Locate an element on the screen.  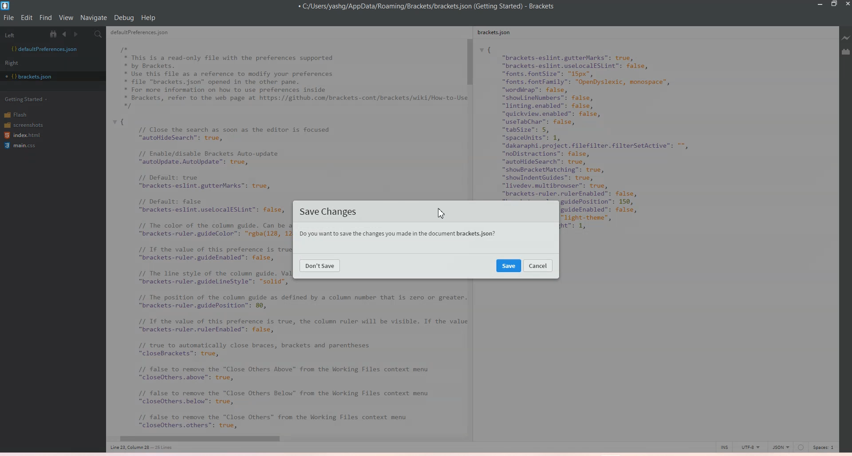
Don't Save is located at coordinates (320, 265).